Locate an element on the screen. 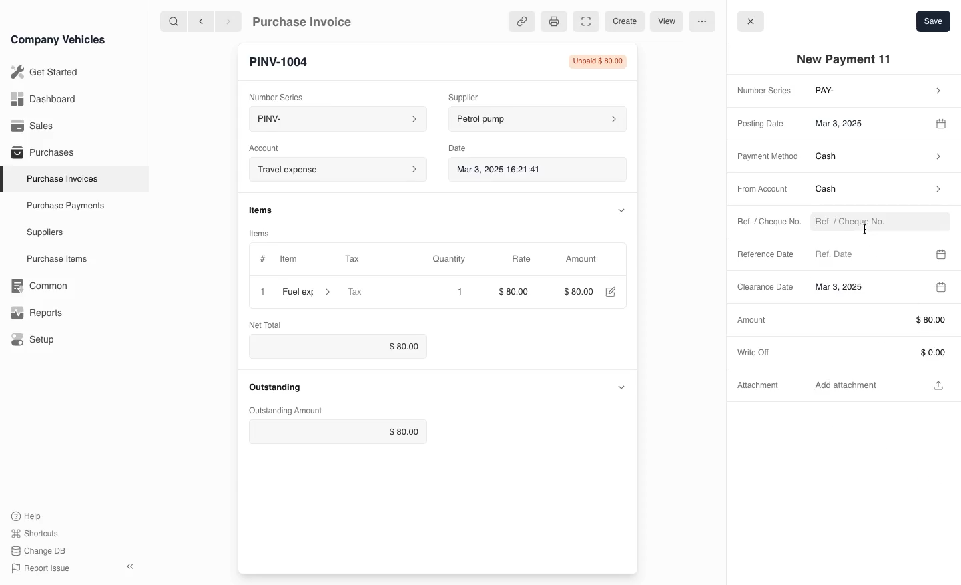  Account is located at coordinates (272, 146).